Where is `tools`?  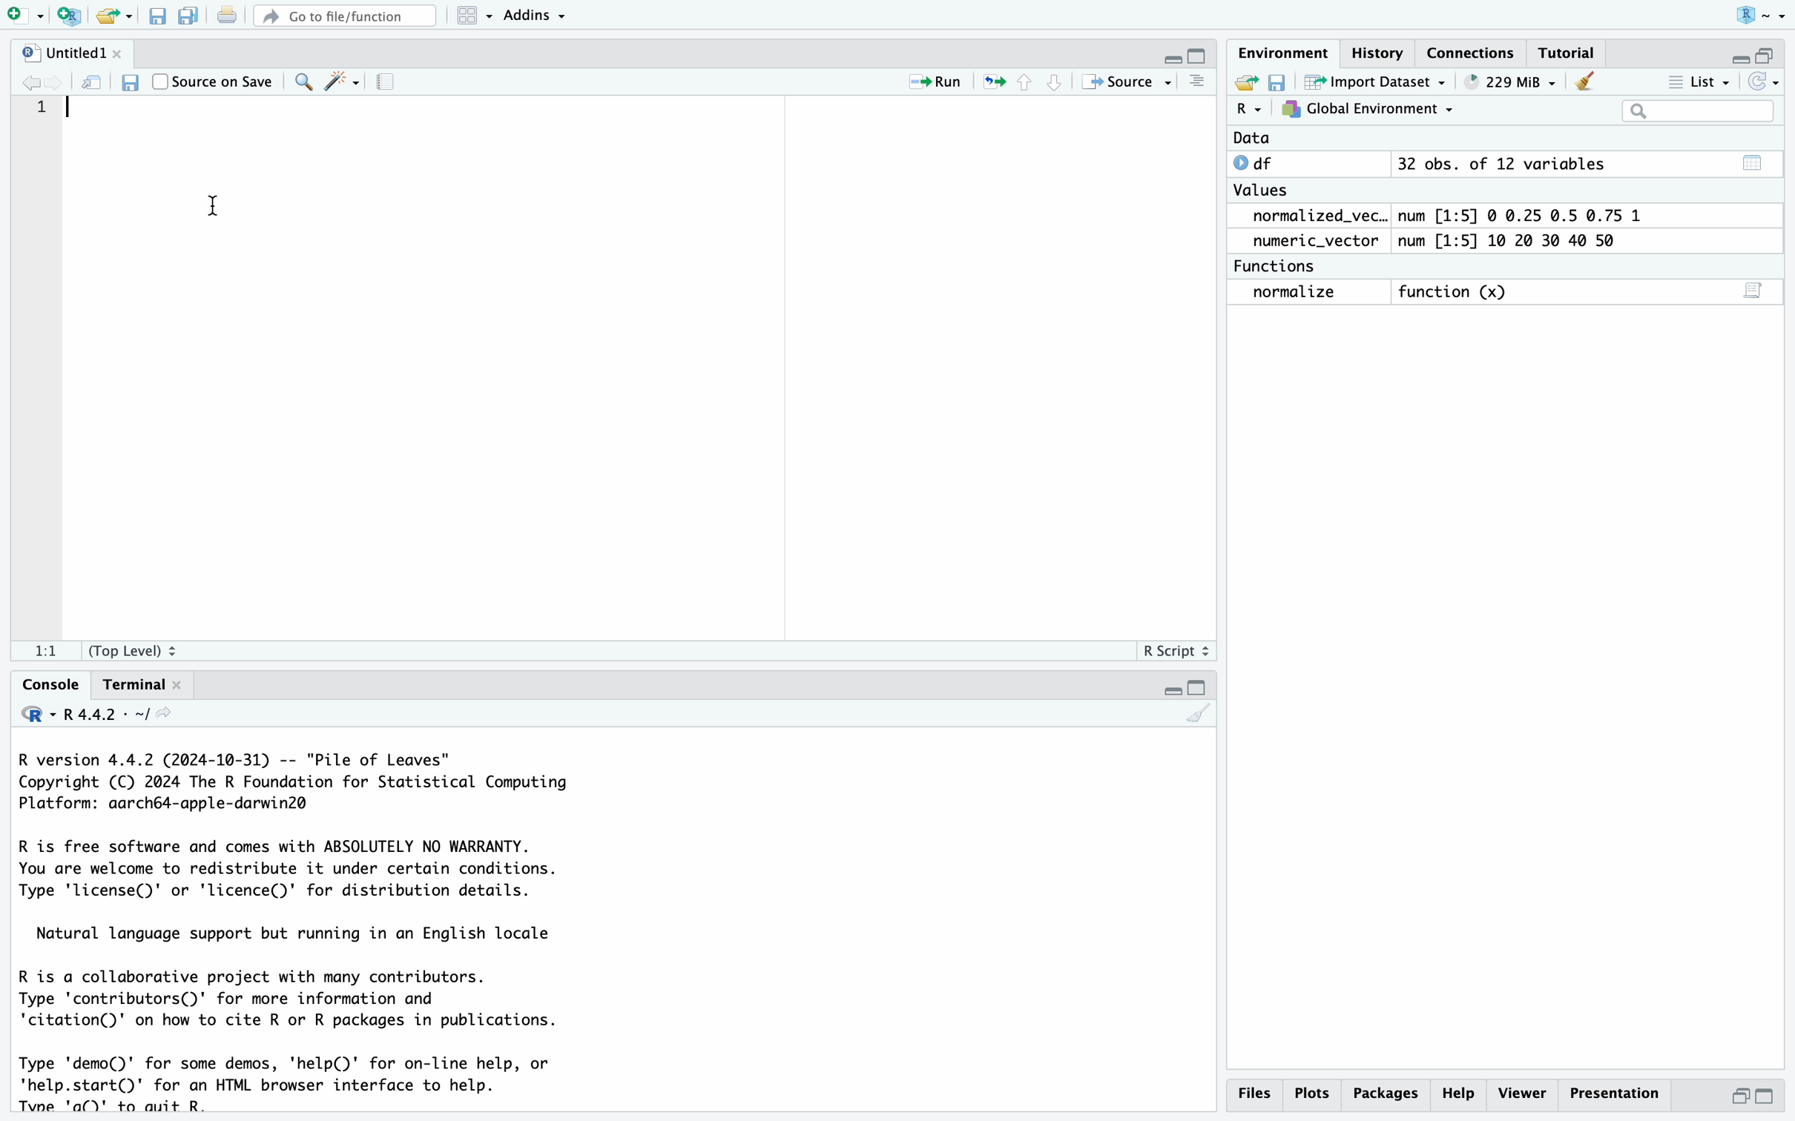 tools is located at coordinates (343, 82).